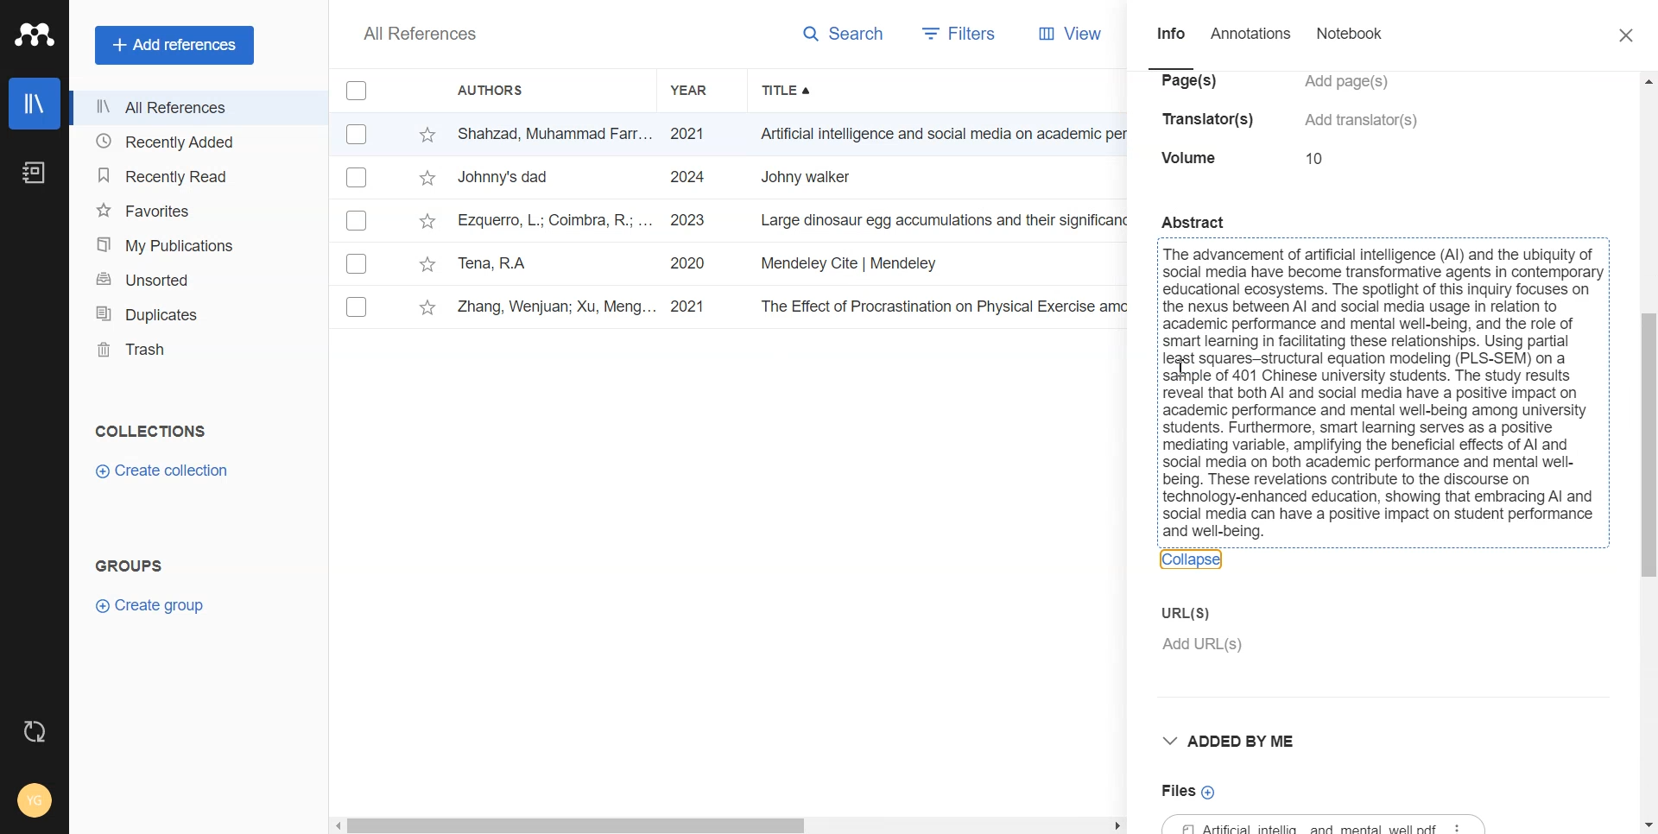 The height and width of the screenshot is (834, 1658). I want to click on Close, so click(1632, 36).